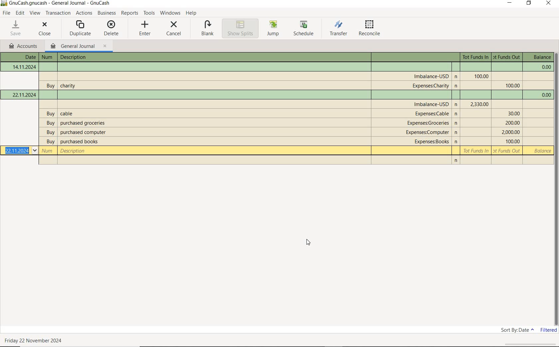 The image size is (559, 347). I want to click on Tot Funds In, so click(476, 57).